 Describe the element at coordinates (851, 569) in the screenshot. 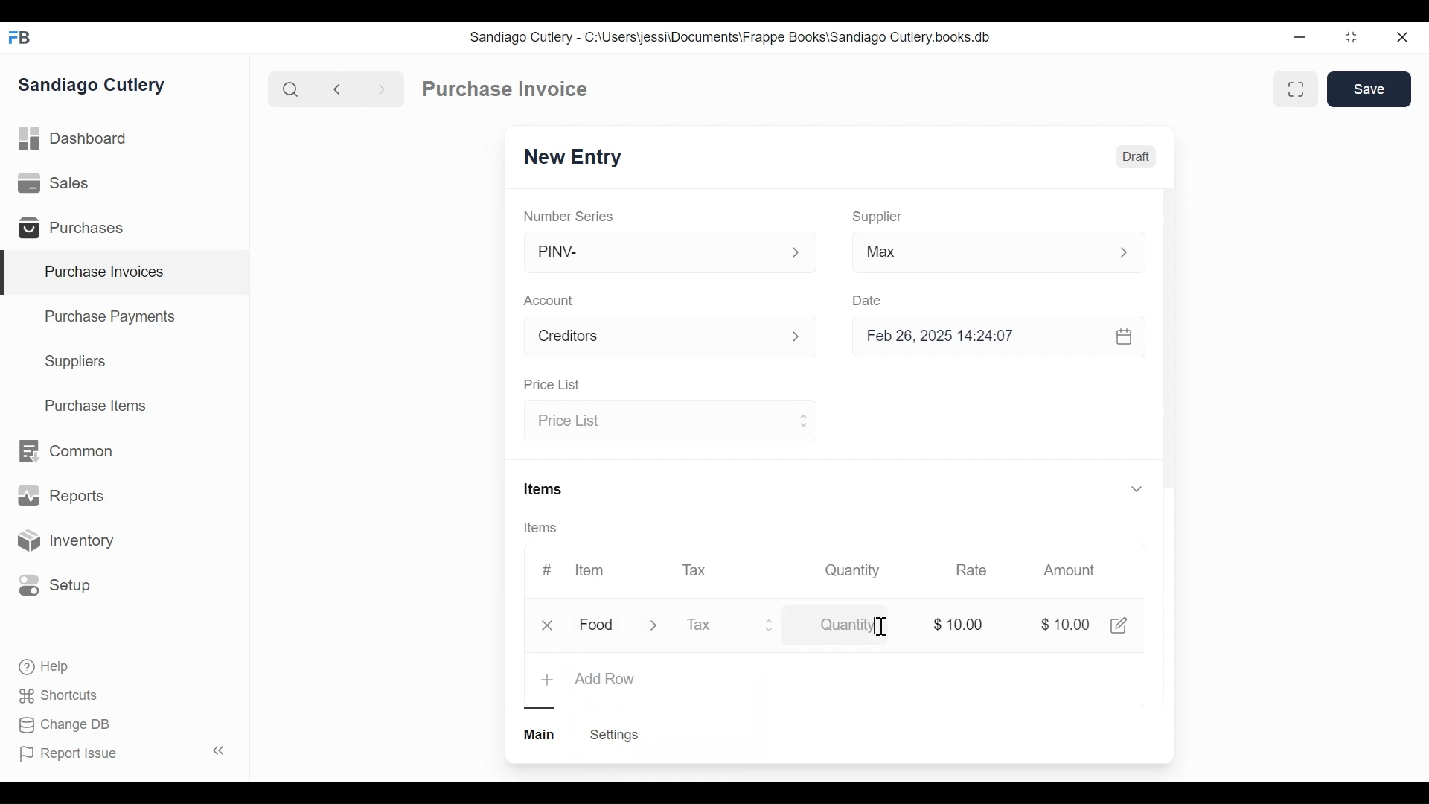

I see `Quantity` at that location.